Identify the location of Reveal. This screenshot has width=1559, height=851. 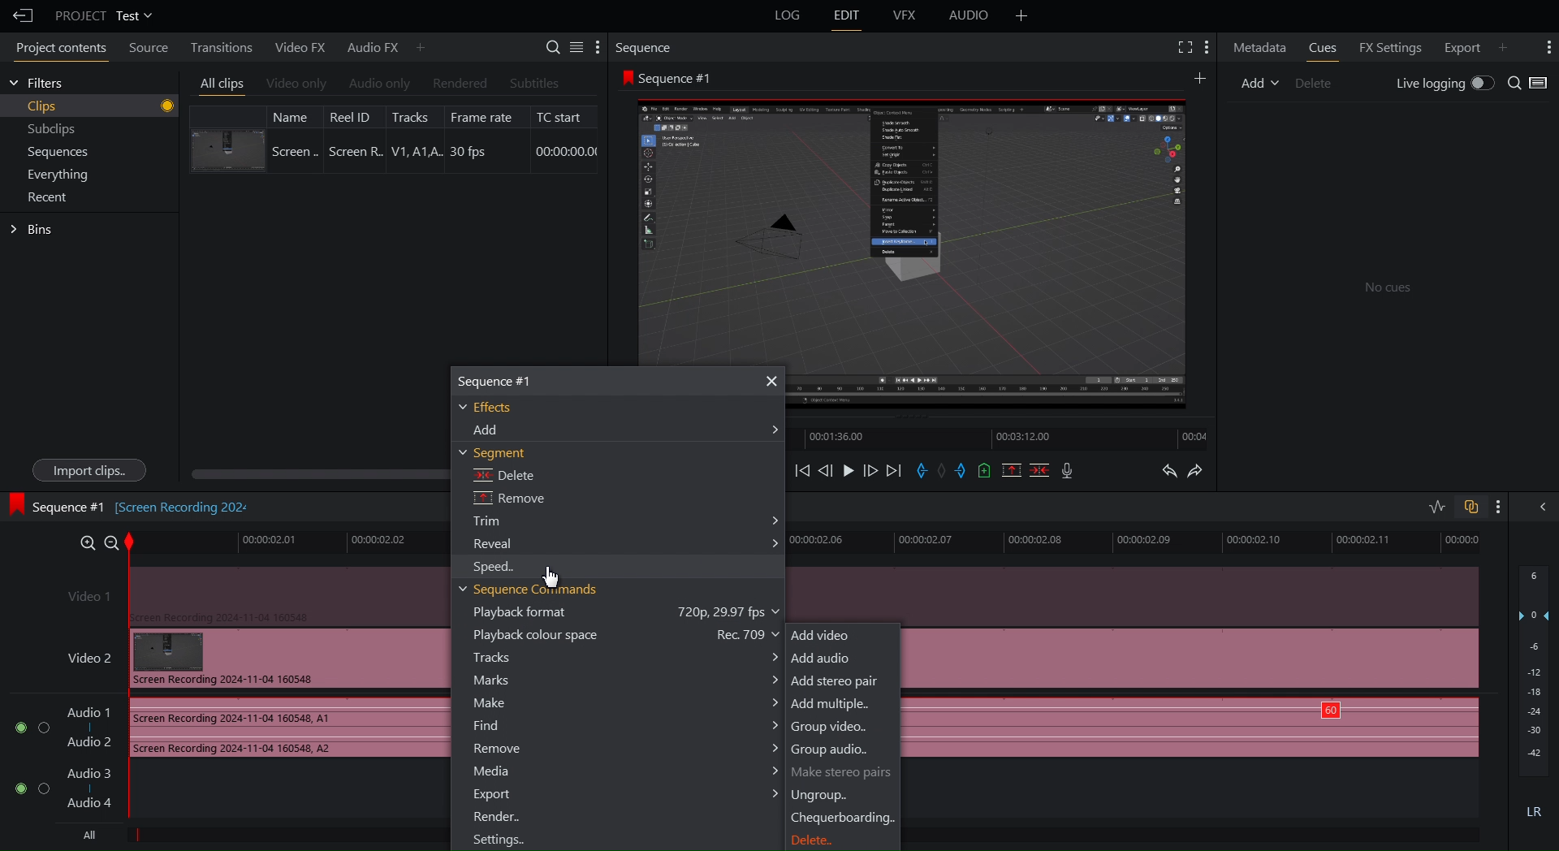
(628, 543).